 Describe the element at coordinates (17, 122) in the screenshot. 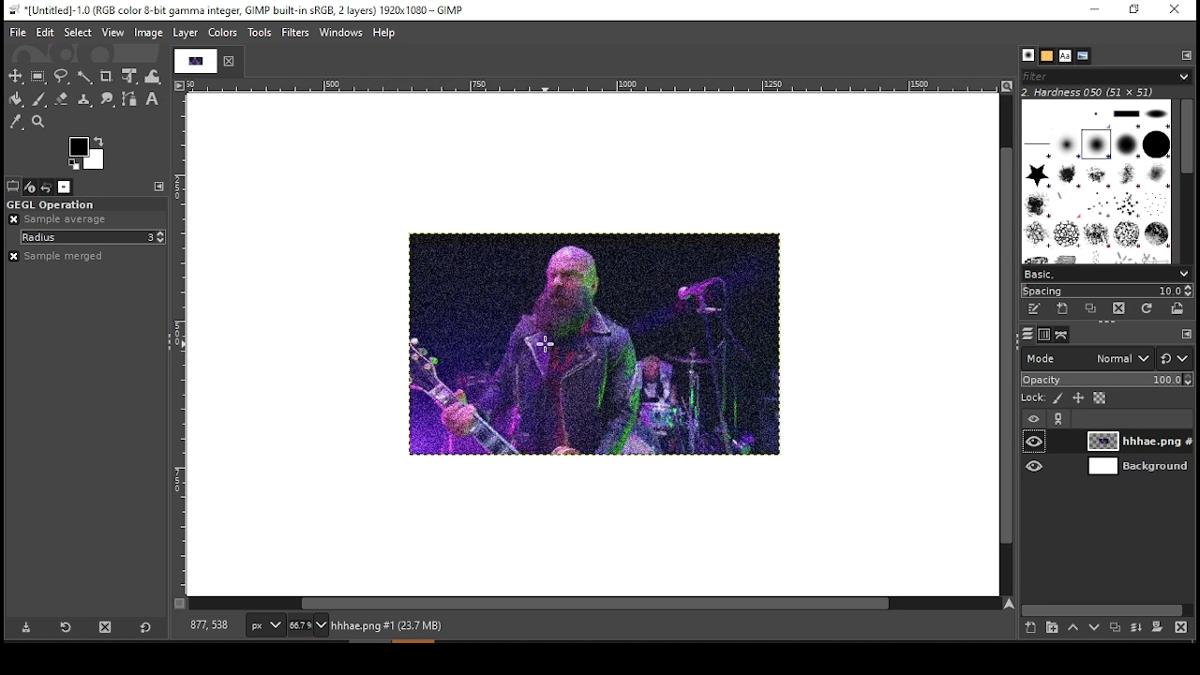

I see `color picker tool` at that location.